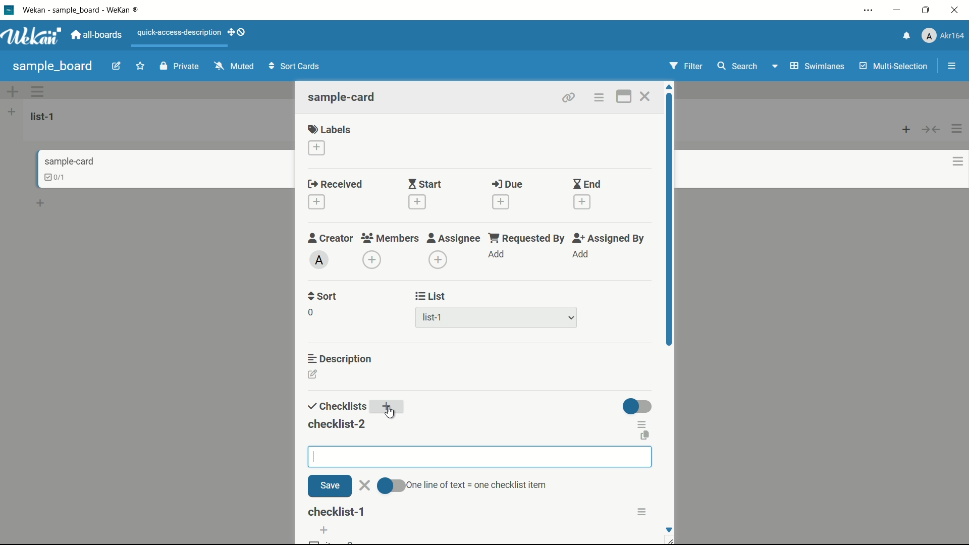 The height and width of the screenshot is (545, 969). Describe the element at coordinates (582, 202) in the screenshot. I see `add date` at that location.